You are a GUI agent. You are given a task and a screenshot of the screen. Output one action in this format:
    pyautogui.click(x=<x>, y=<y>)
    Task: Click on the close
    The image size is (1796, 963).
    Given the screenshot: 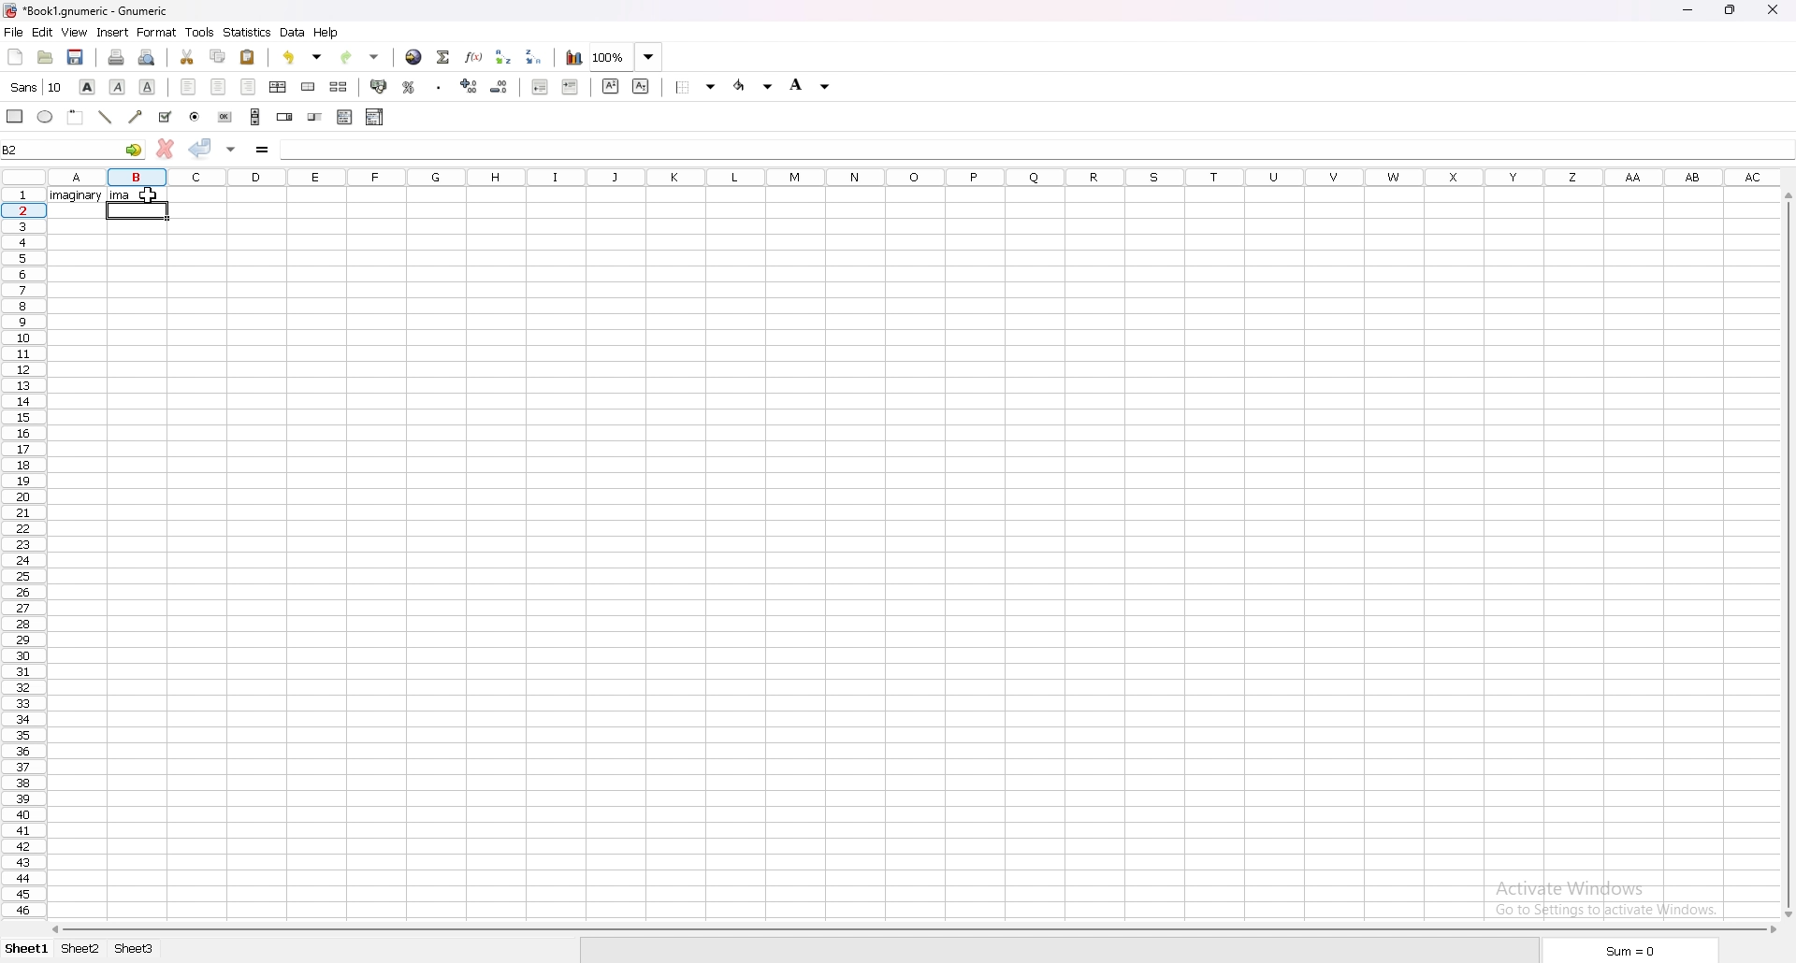 What is the action you would take?
    pyautogui.click(x=1774, y=10)
    